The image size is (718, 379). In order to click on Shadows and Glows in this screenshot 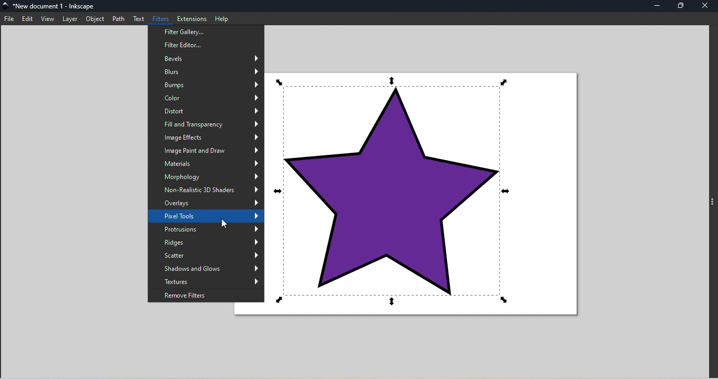, I will do `click(204, 268)`.